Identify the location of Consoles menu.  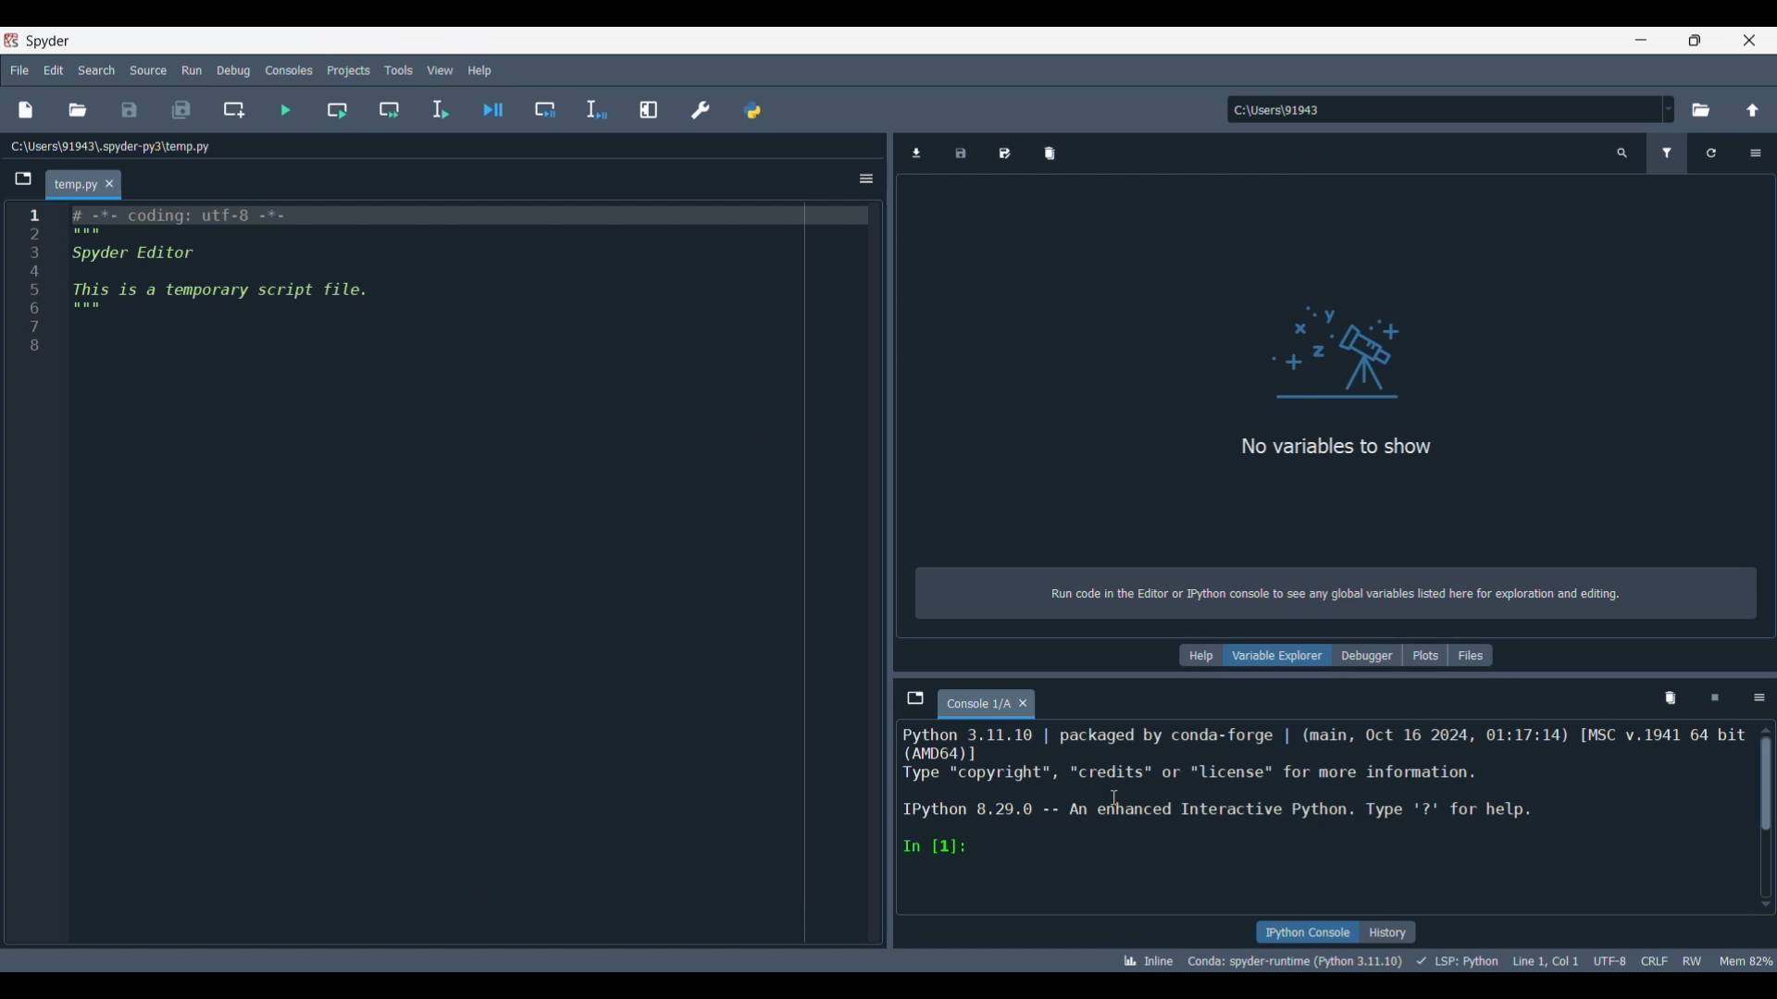
(289, 70).